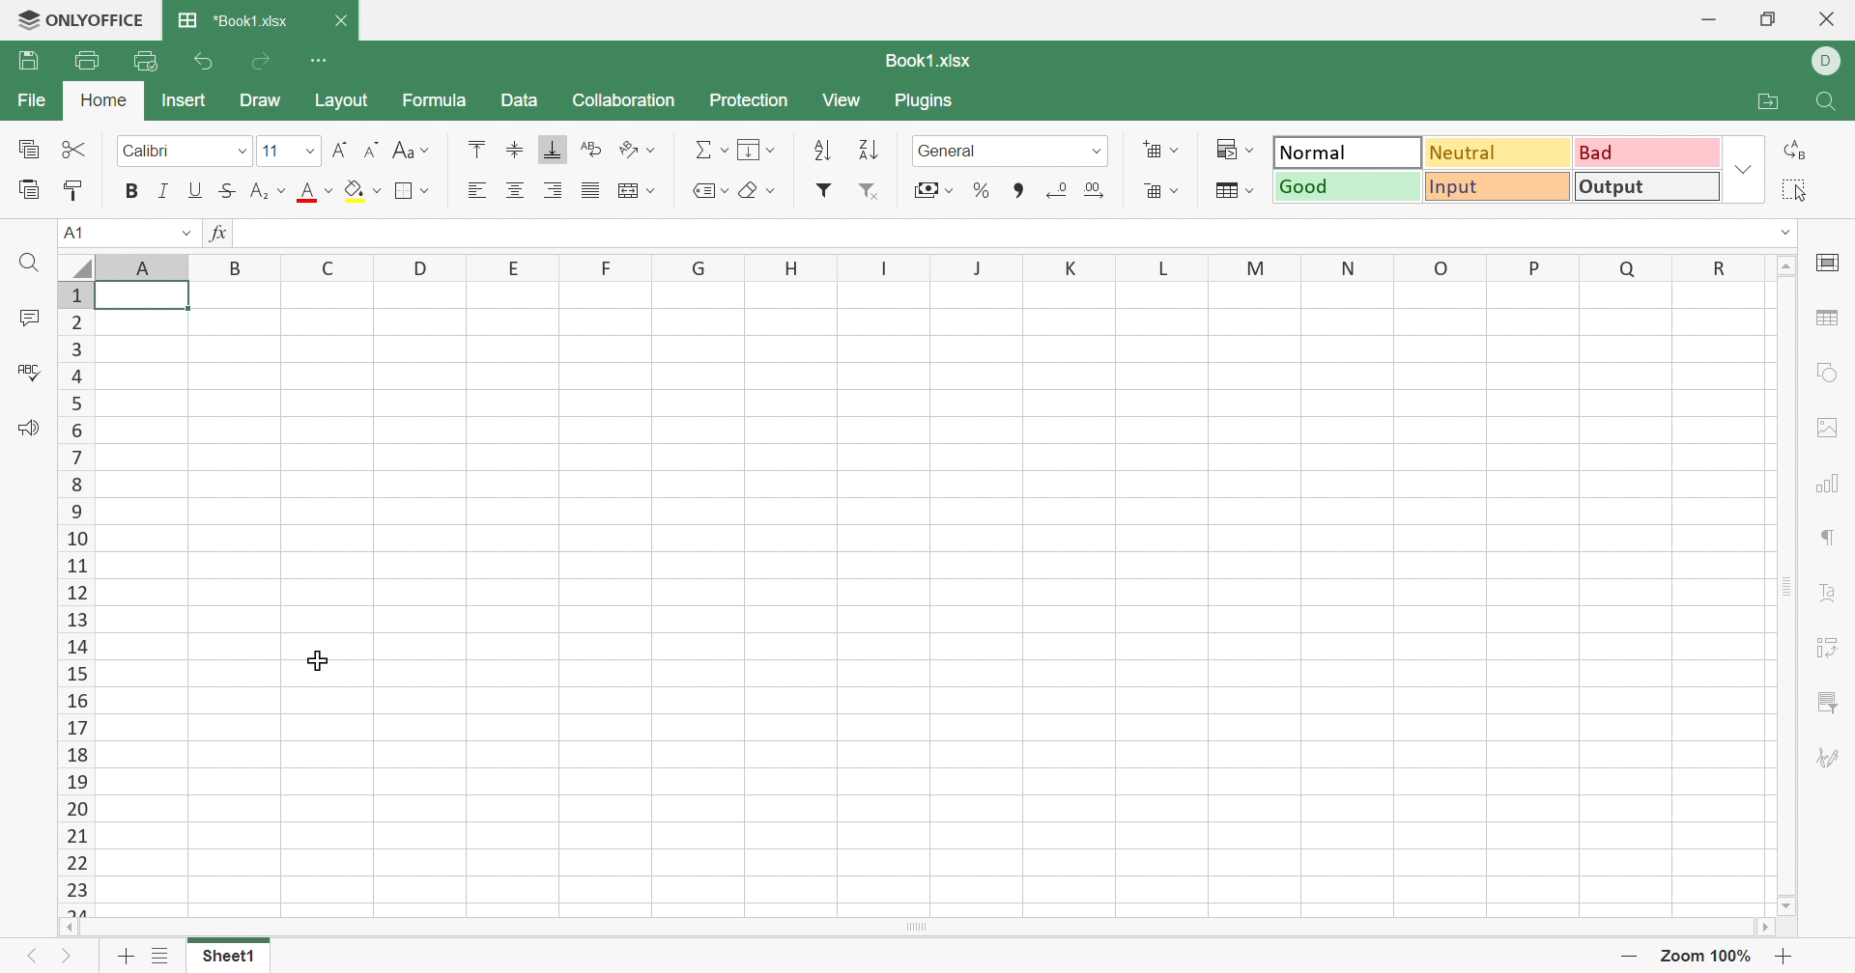 The width and height of the screenshot is (1855, 973). Describe the element at coordinates (399, 150) in the screenshot. I see `Change case` at that location.